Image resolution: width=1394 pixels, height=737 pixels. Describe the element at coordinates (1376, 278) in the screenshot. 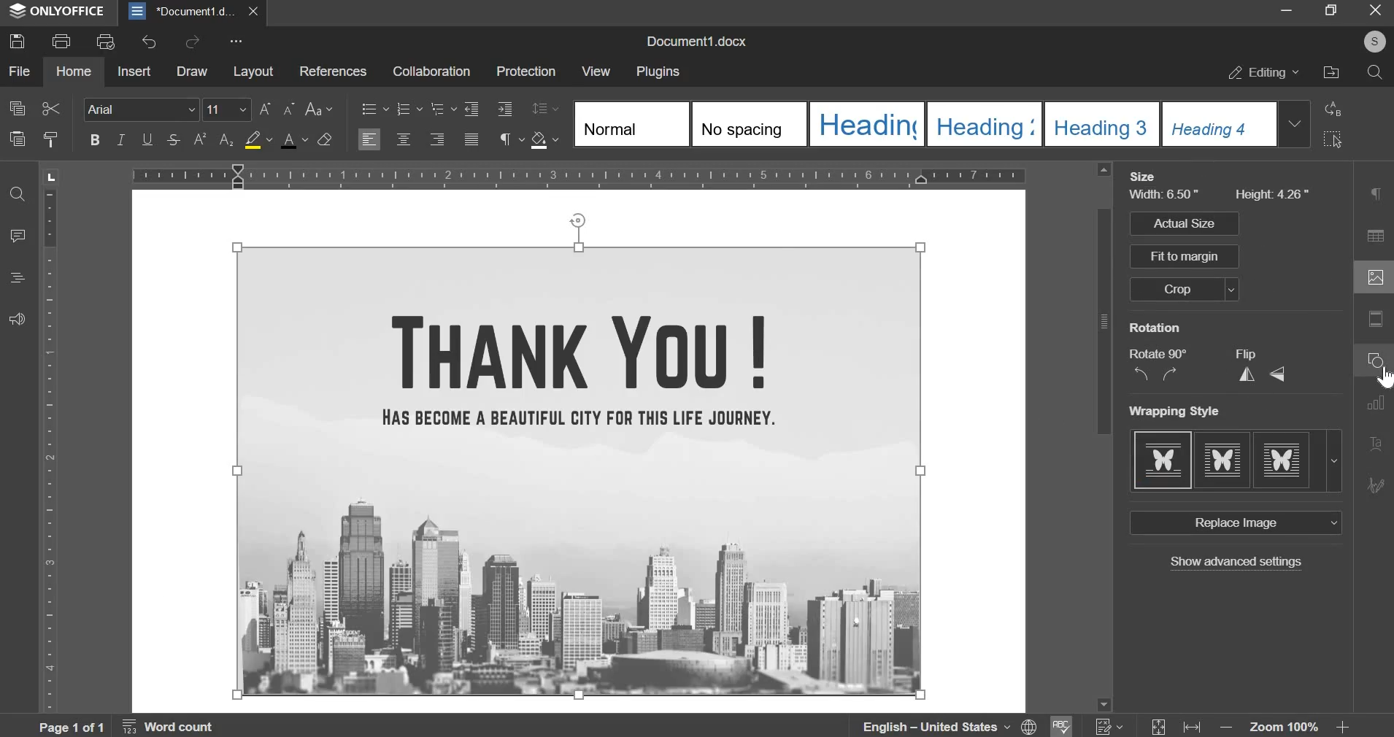

I see `image settings` at that location.